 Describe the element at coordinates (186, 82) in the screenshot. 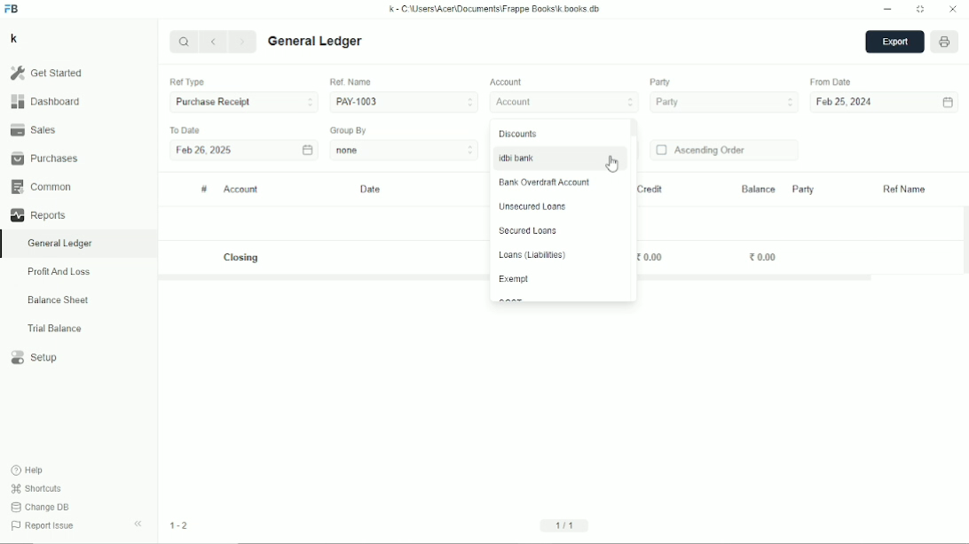

I see `Ref type` at that location.